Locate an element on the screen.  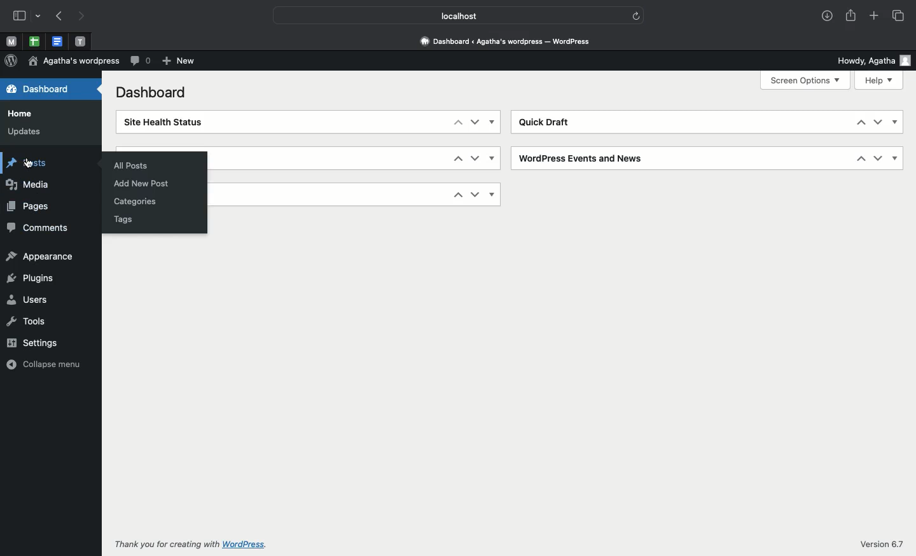
Add new post is located at coordinates (144, 184).